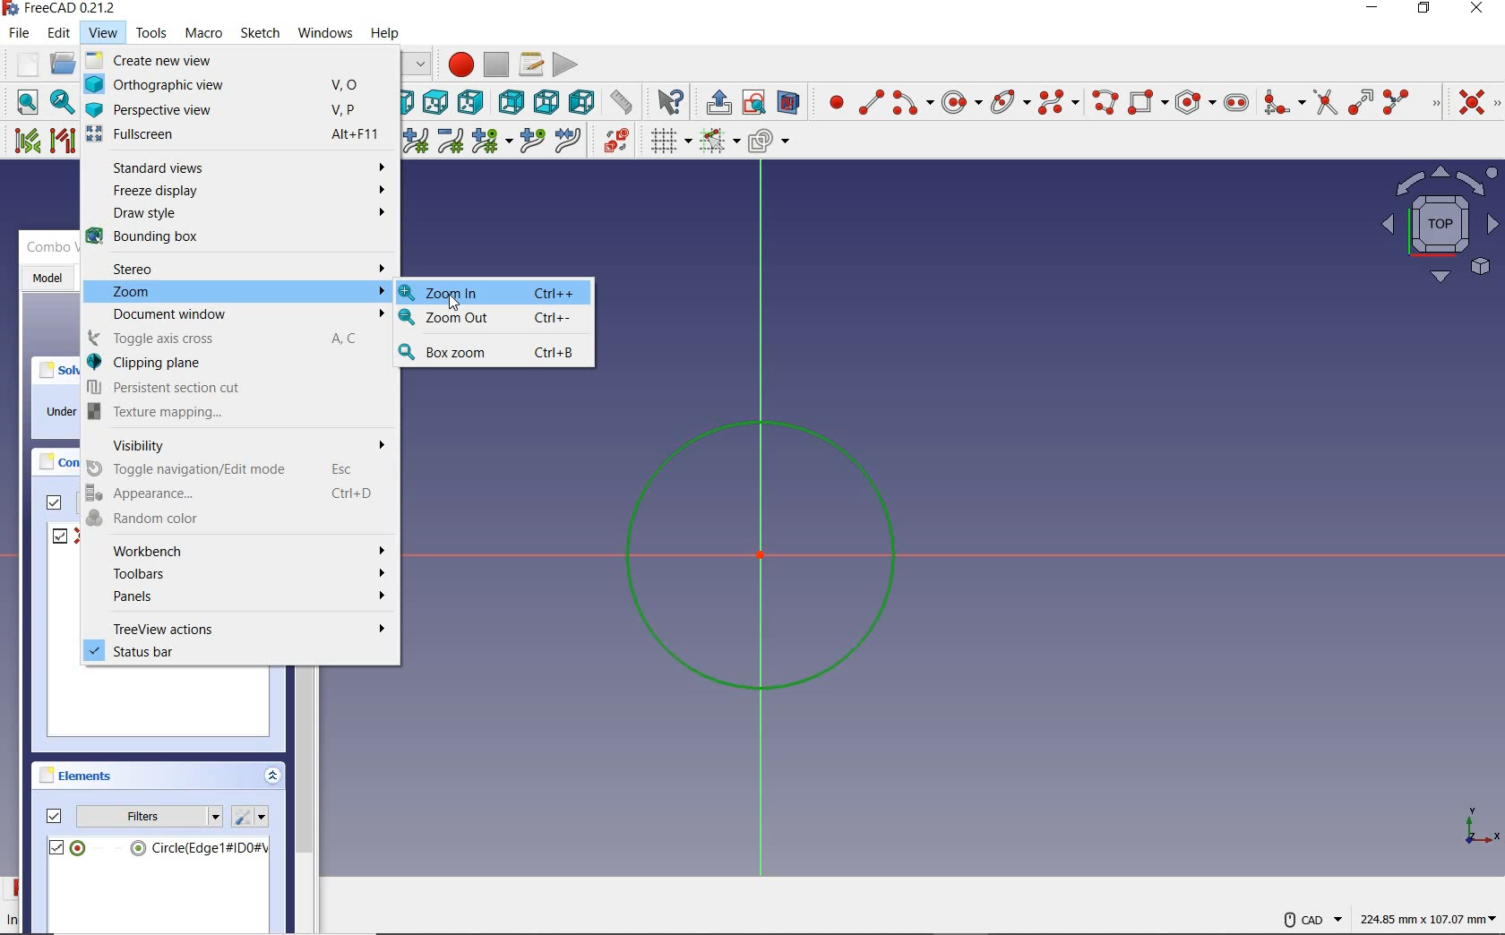 Image resolution: width=1505 pixels, height=935 pixels. Describe the element at coordinates (668, 101) in the screenshot. I see `what's this?` at that location.